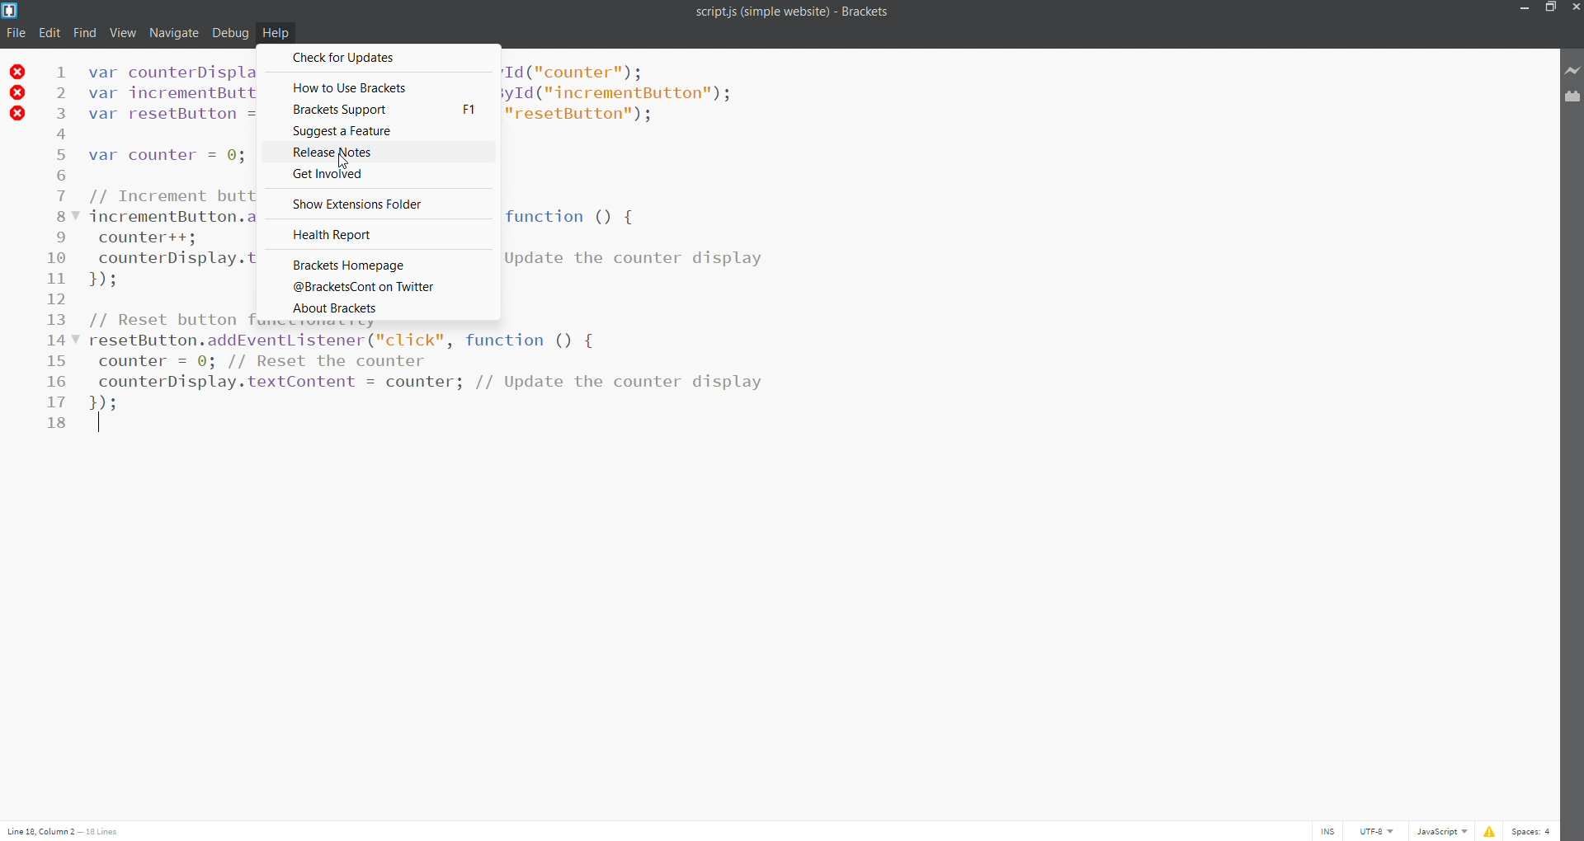  I want to click on how to use brackets, so click(379, 84).